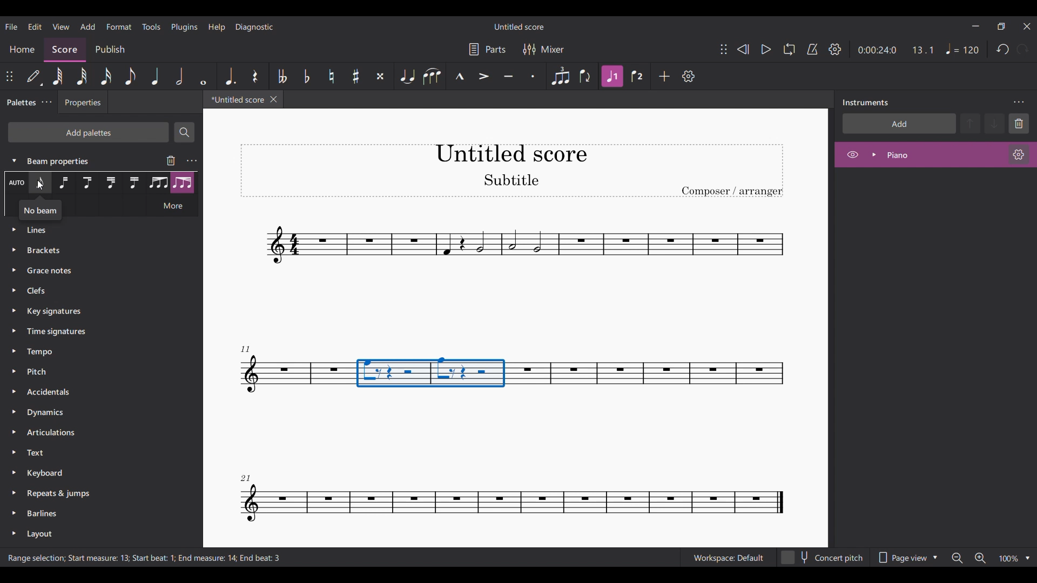  Describe the element at coordinates (96, 184) in the screenshot. I see `Lines` at that location.